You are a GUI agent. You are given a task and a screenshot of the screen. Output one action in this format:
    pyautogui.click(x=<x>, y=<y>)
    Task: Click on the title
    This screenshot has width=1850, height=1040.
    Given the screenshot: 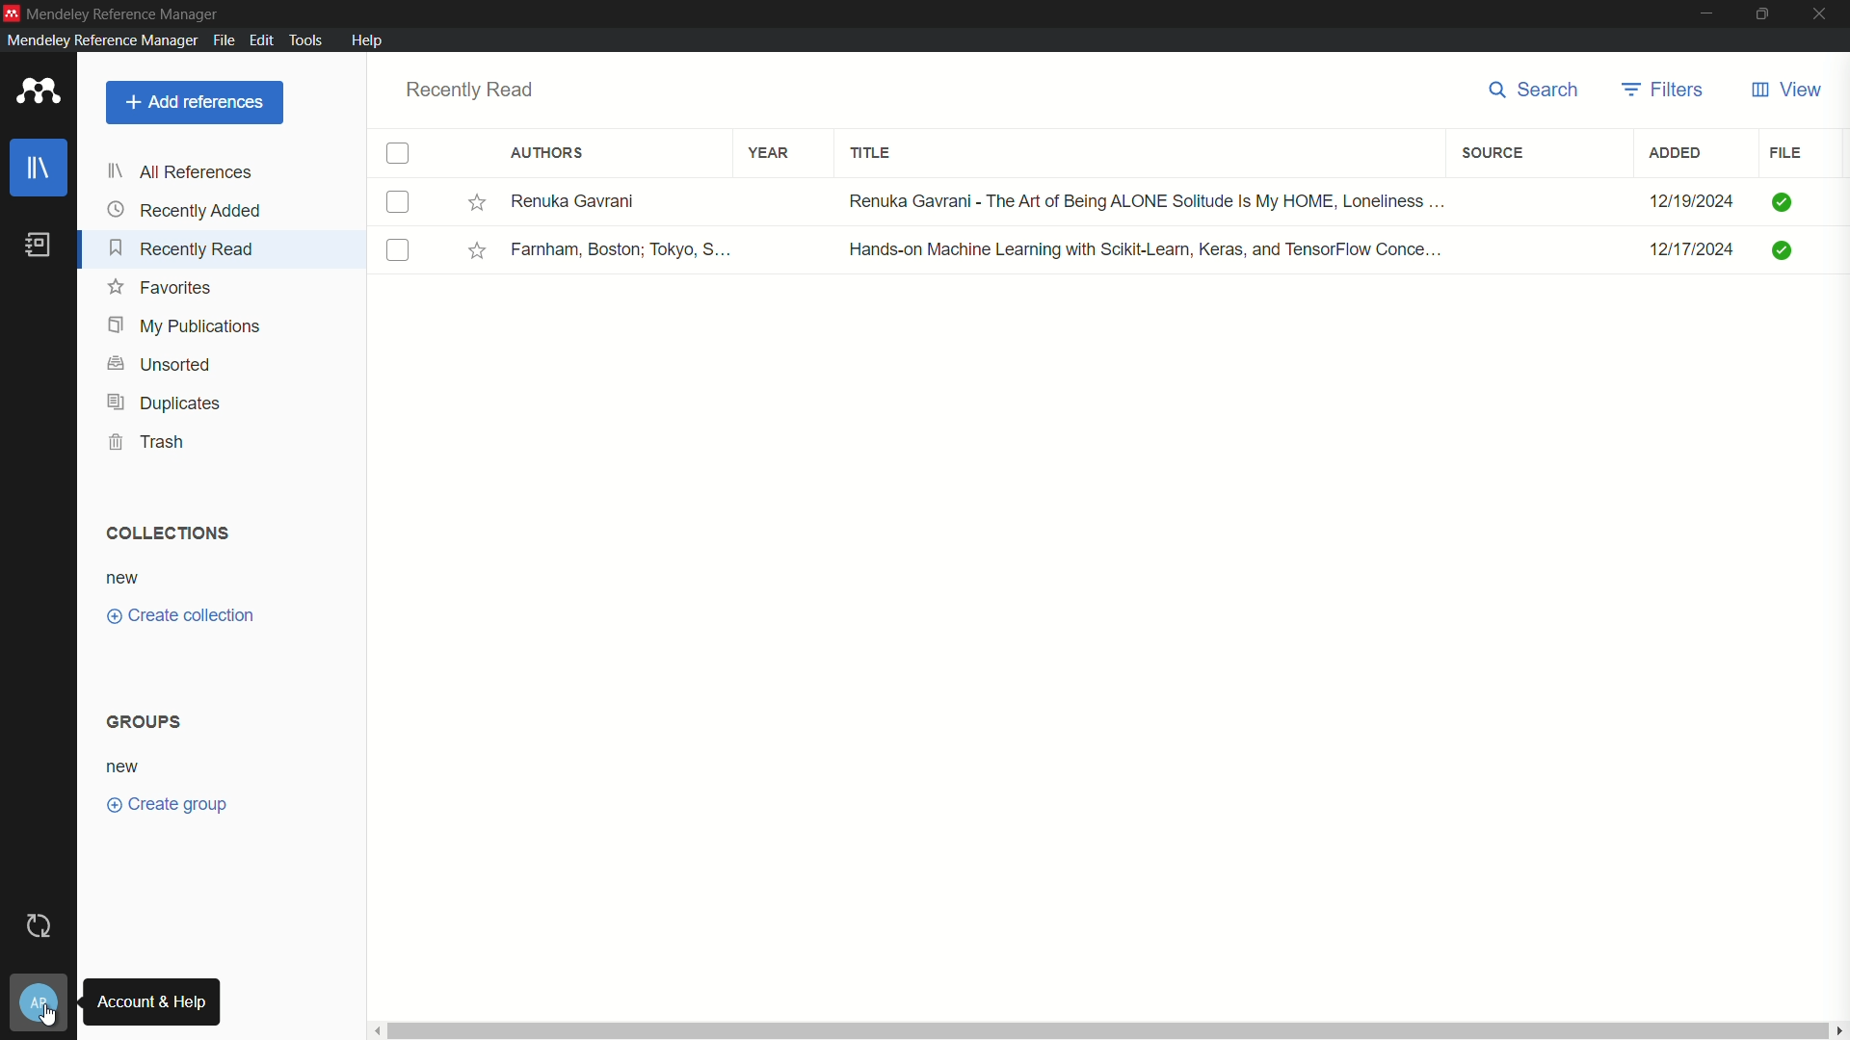 What is the action you would take?
    pyautogui.click(x=874, y=152)
    